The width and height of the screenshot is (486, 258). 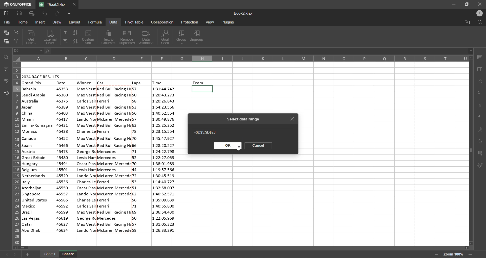 What do you see at coordinates (136, 160) in the screenshot?
I see `laps` at bounding box center [136, 160].